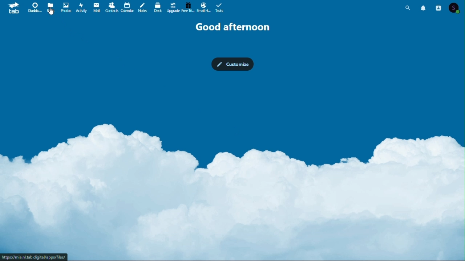 Image resolution: width=465 pixels, height=261 pixels. Describe the element at coordinates (35, 257) in the screenshot. I see `URL` at that location.